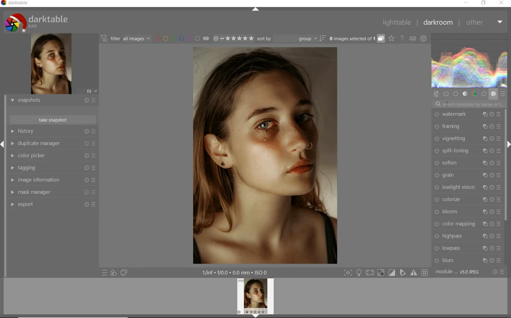  Describe the element at coordinates (40, 22) in the screenshot. I see `system logo` at that location.